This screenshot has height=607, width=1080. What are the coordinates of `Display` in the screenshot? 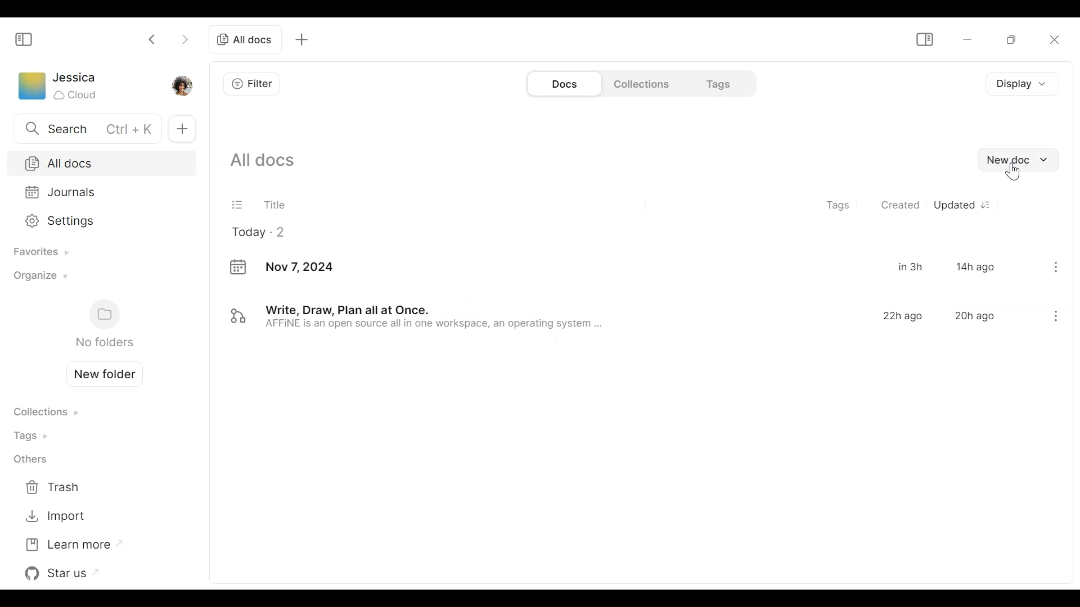 It's located at (1019, 84).